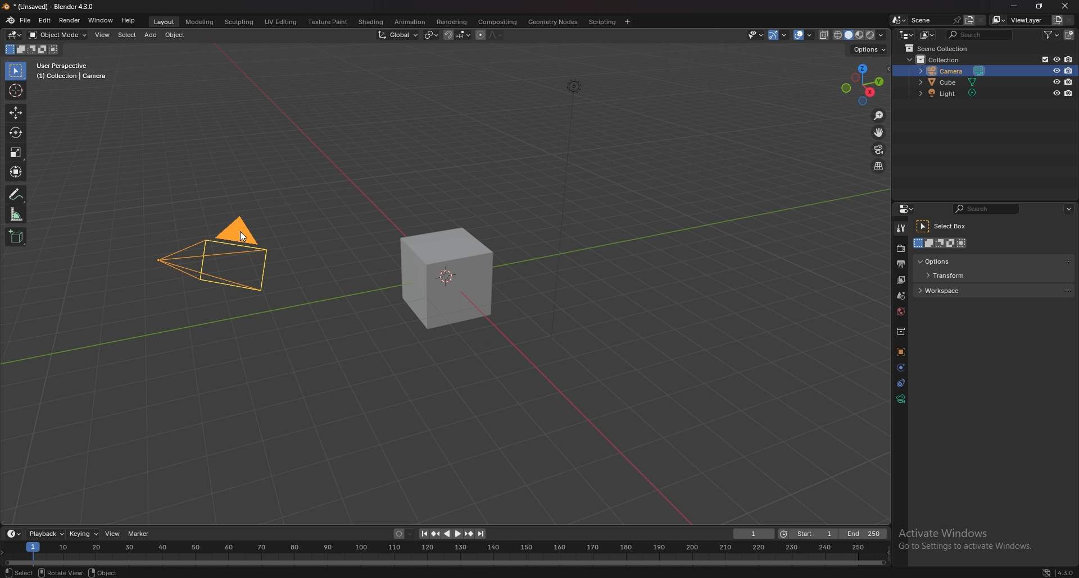  What do you see at coordinates (59, 572) in the screenshot?
I see `Rotate View` at bounding box center [59, 572].